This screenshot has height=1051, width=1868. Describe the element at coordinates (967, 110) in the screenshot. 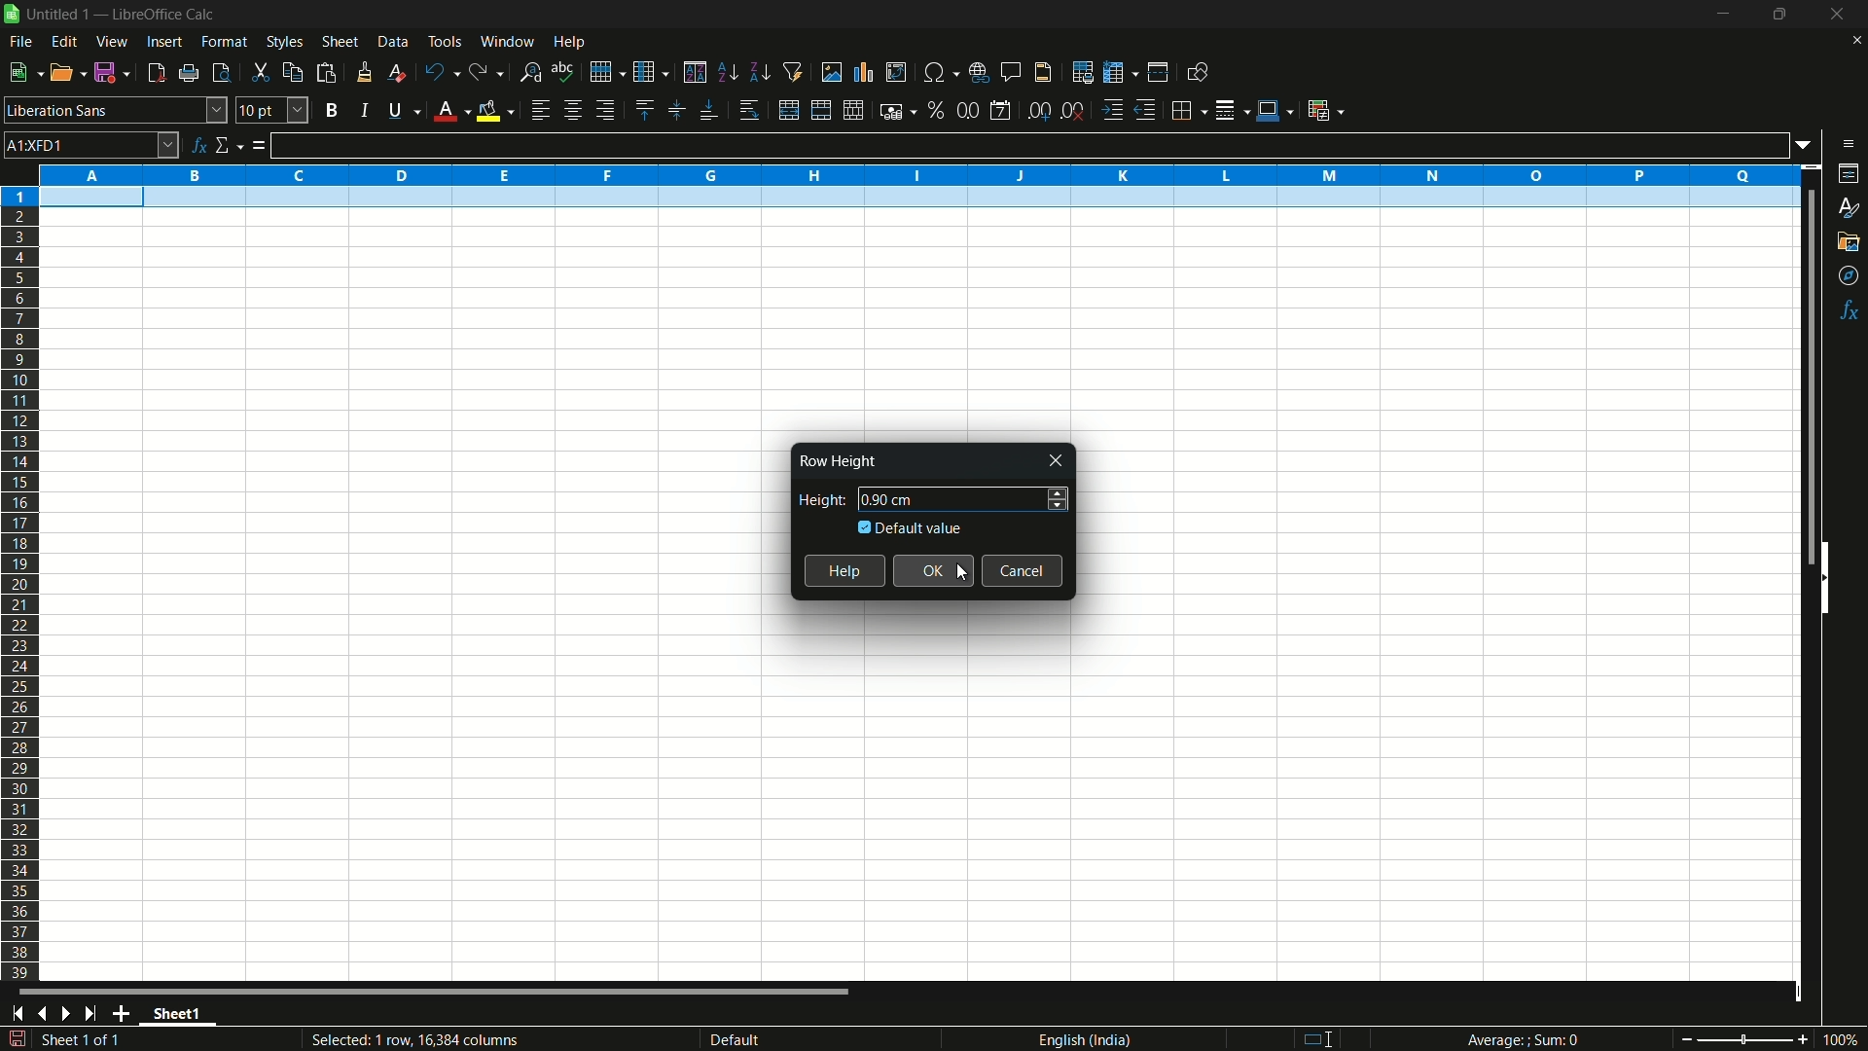

I see `format as number` at that location.